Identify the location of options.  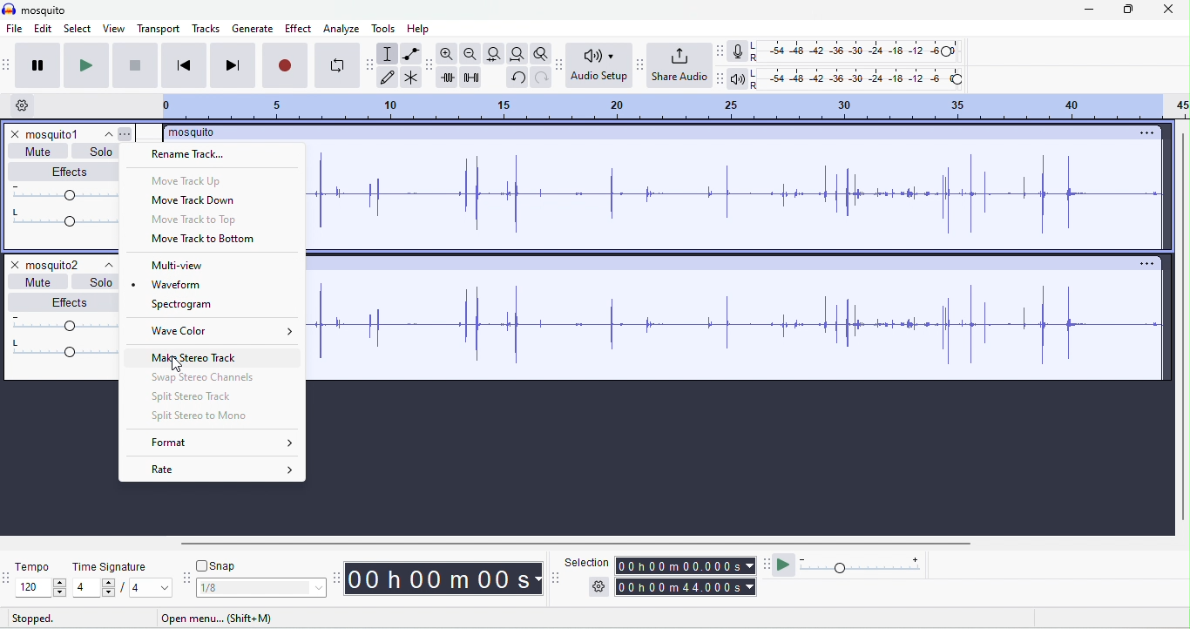
(1146, 132).